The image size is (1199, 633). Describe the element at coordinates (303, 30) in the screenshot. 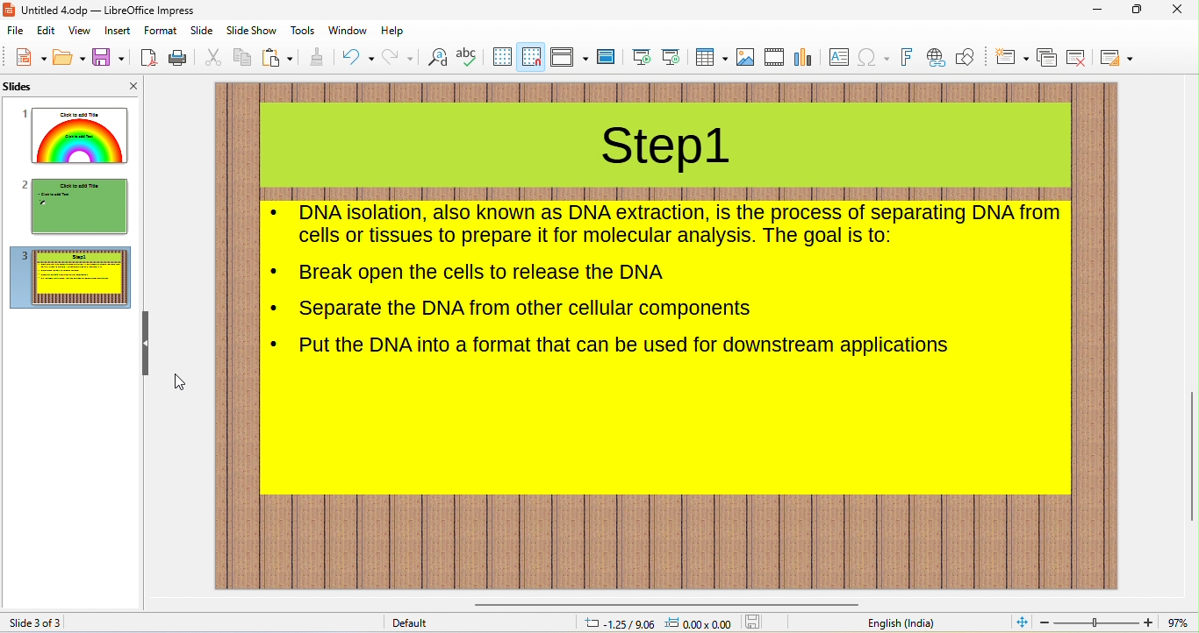

I see `tools` at that location.